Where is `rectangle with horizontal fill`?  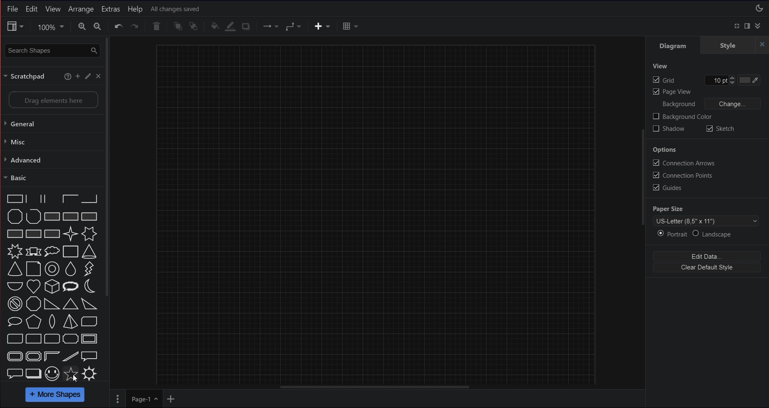
rectangle with horizontal fill is located at coordinates (15, 234).